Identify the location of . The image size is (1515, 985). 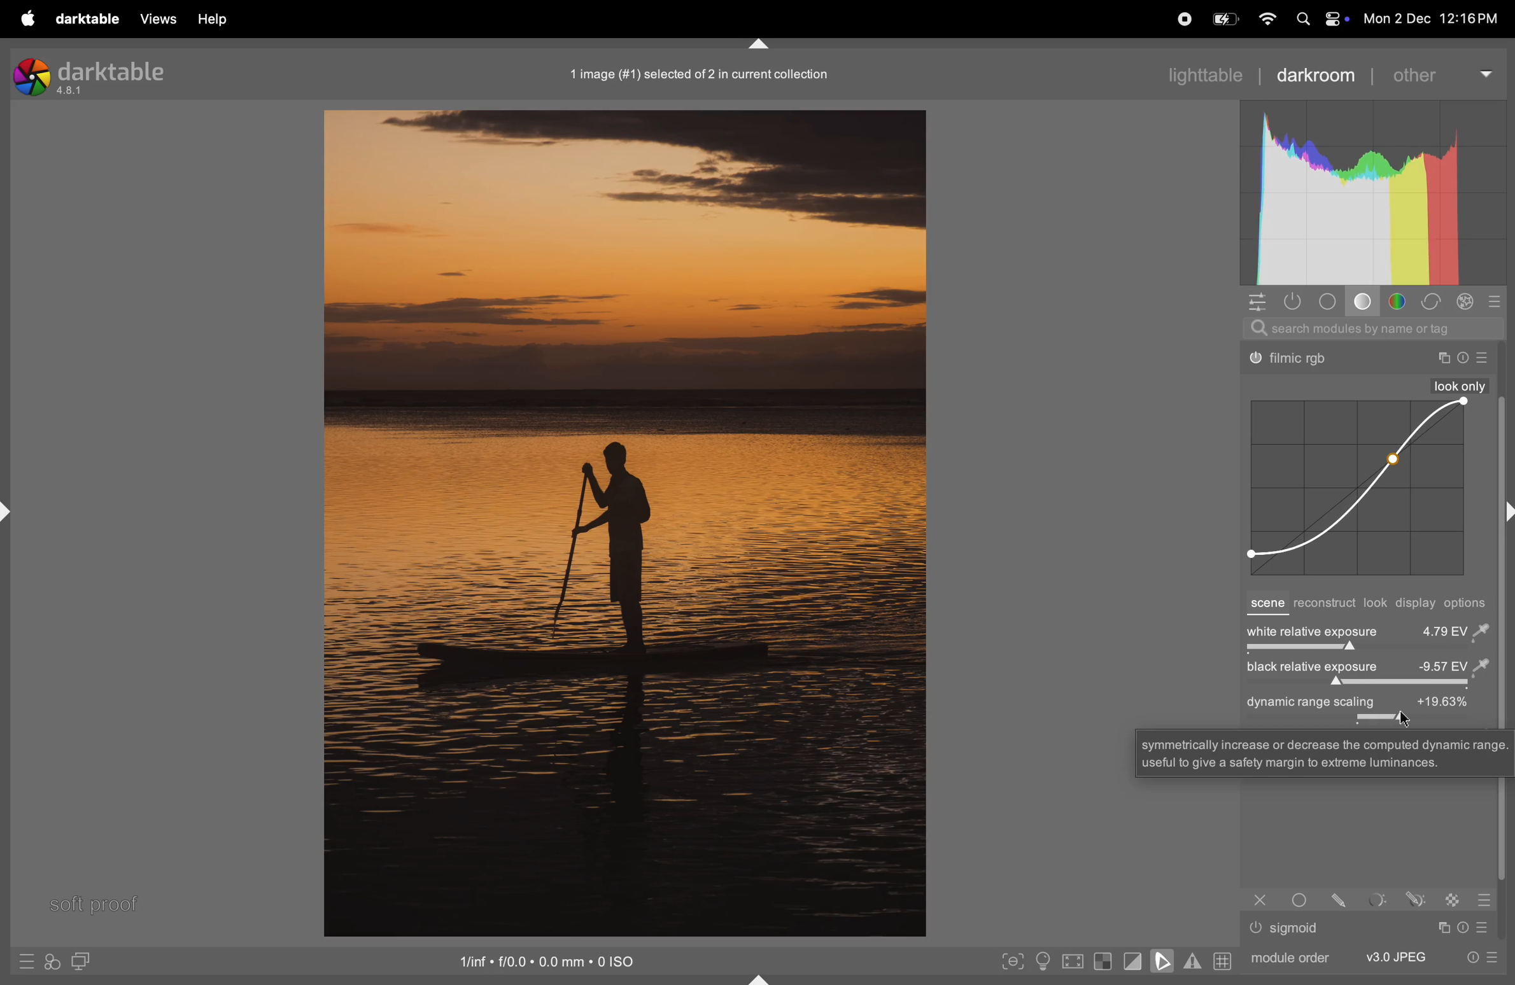
(1463, 358).